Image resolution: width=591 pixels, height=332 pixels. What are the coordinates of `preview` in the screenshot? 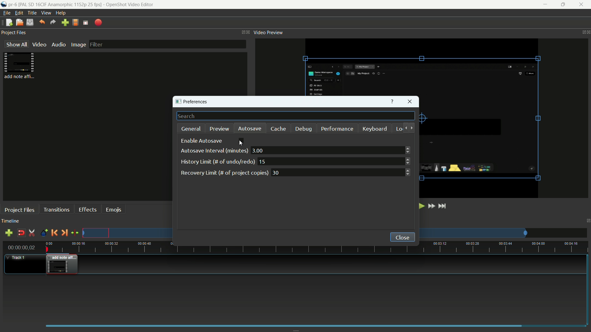 It's located at (219, 129).